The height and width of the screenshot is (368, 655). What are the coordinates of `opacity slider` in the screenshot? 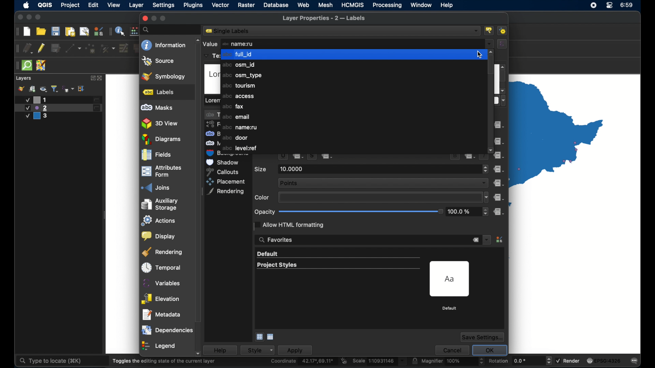 It's located at (361, 212).